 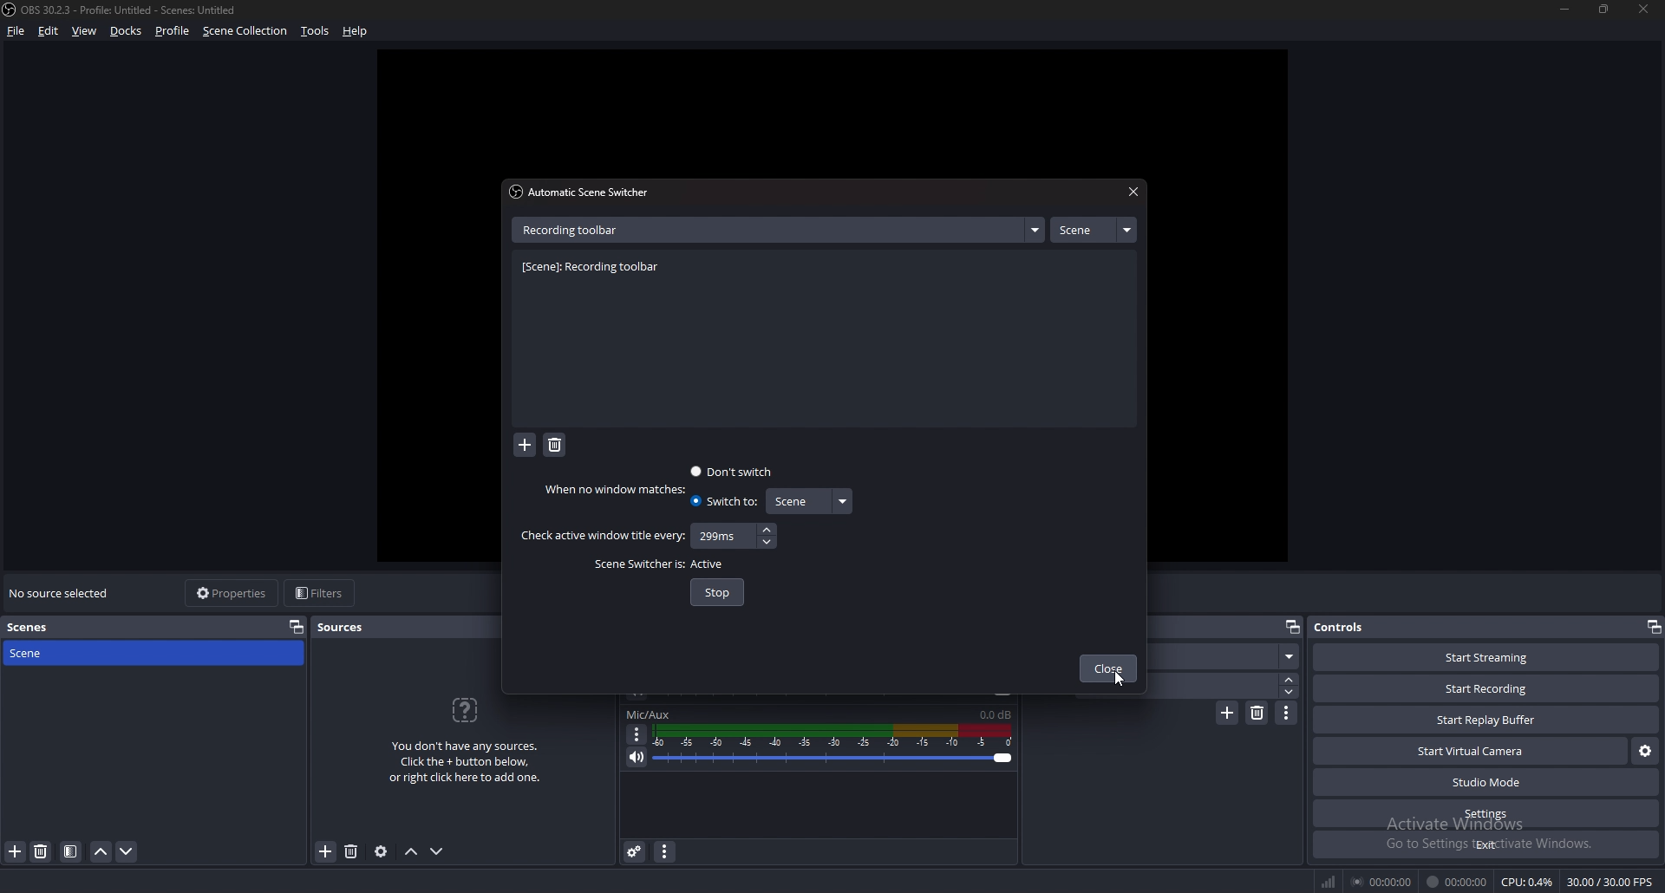 What do you see at coordinates (42, 628) in the screenshot?
I see `scenes` at bounding box center [42, 628].